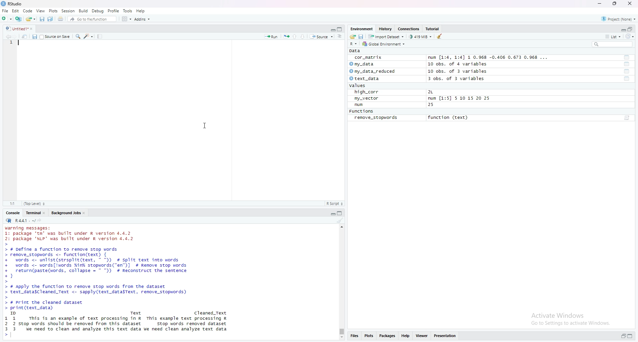  Describe the element at coordinates (294, 37) in the screenshot. I see `Previous section` at that location.